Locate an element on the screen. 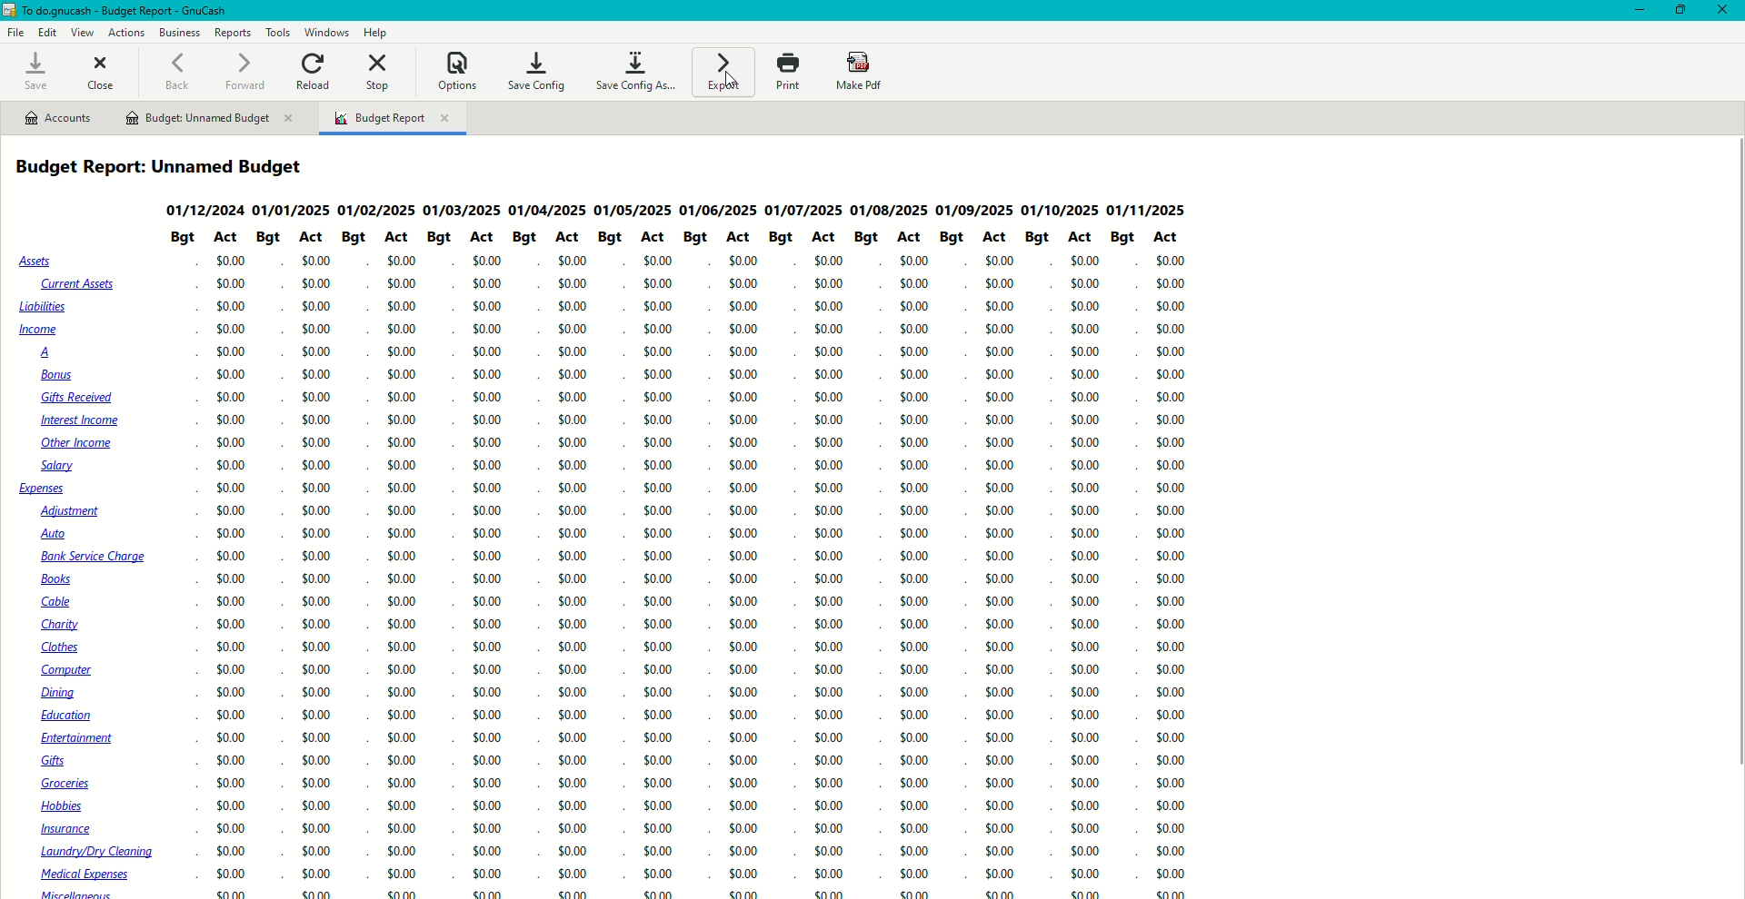  $0.00 is located at coordinates (574, 534).